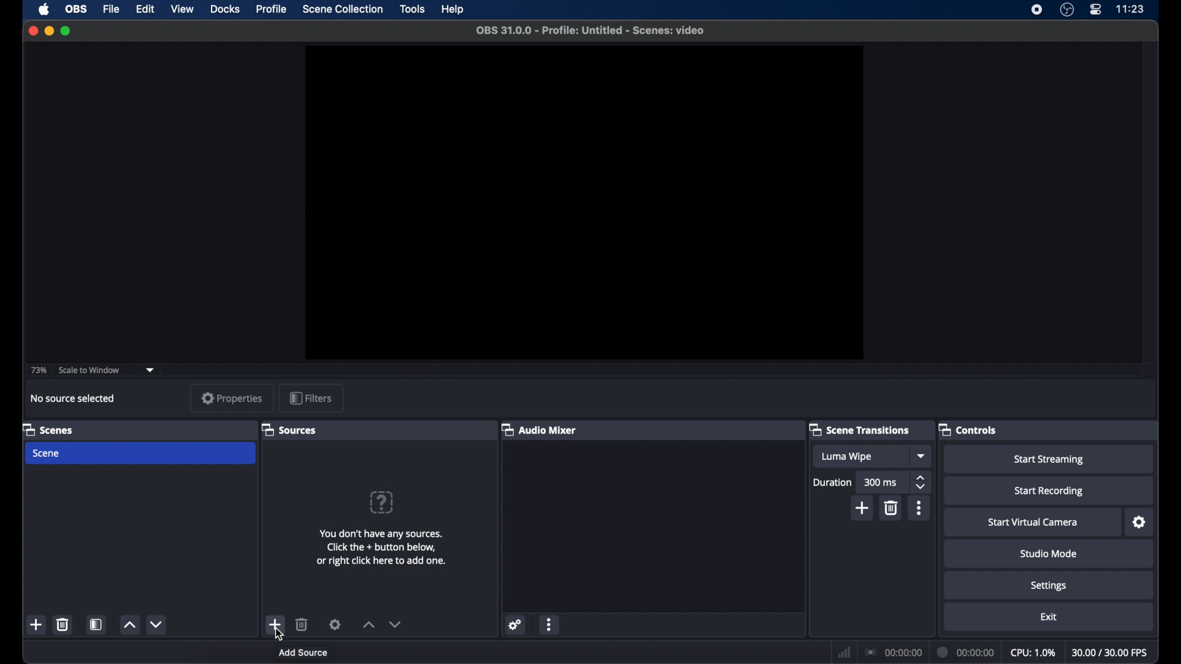 The width and height of the screenshot is (1181, 664). Describe the element at coordinates (381, 502) in the screenshot. I see `question mark icon` at that location.